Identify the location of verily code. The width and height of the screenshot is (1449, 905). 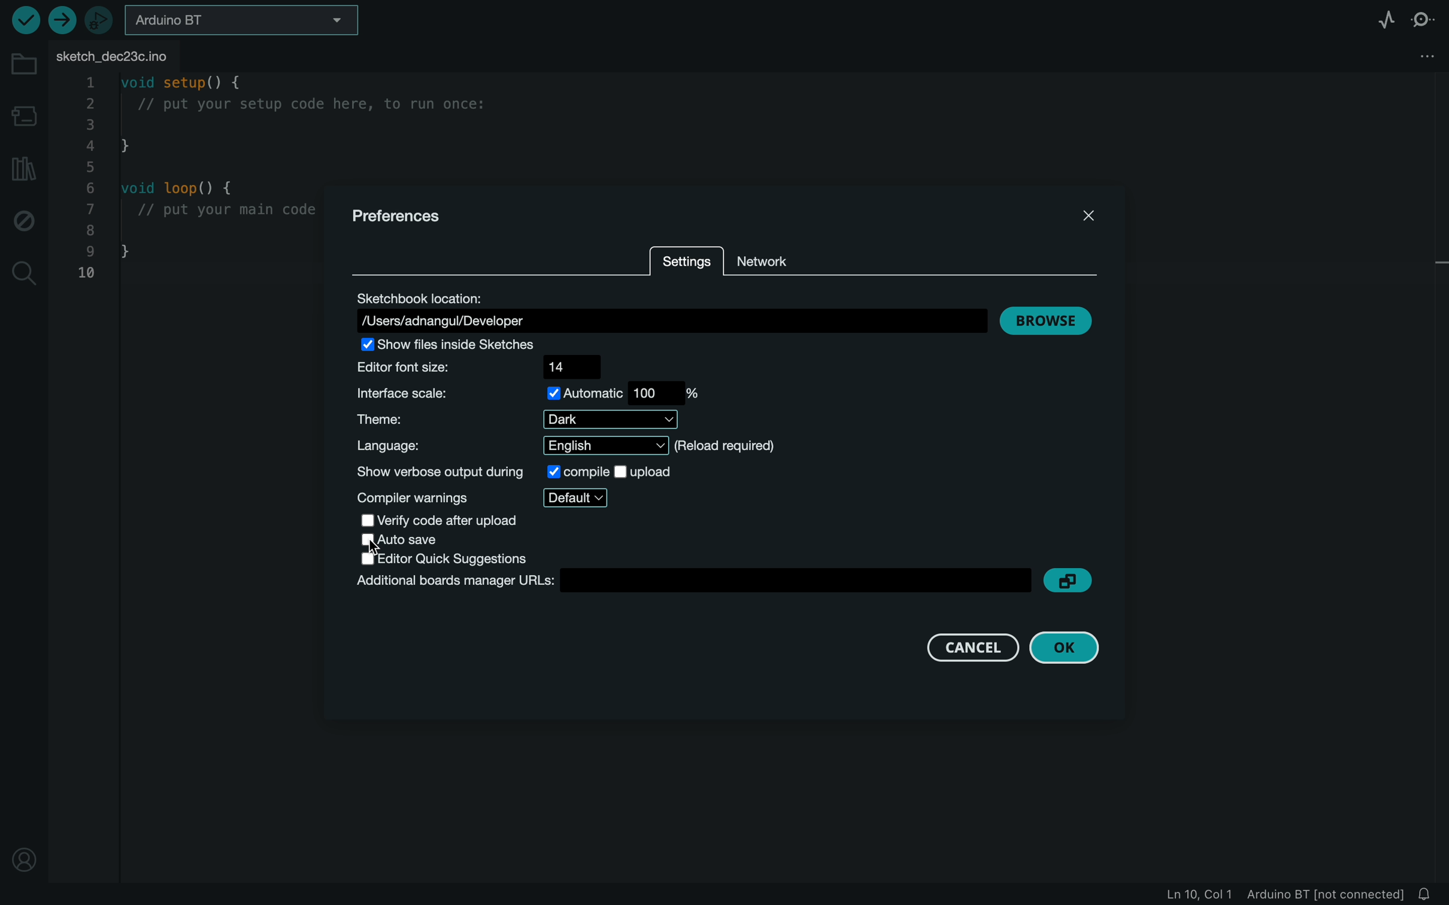
(464, 519).